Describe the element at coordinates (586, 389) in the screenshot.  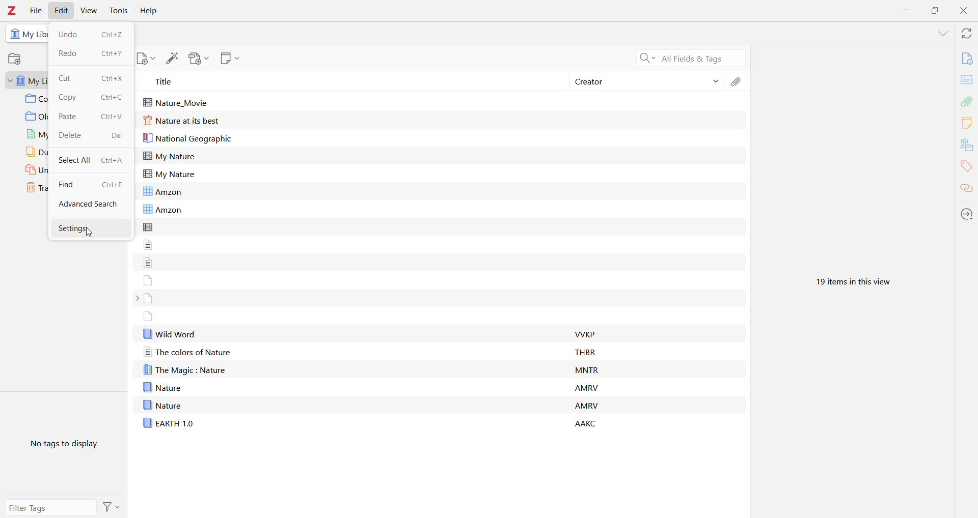
I see `AMRV` at that location.